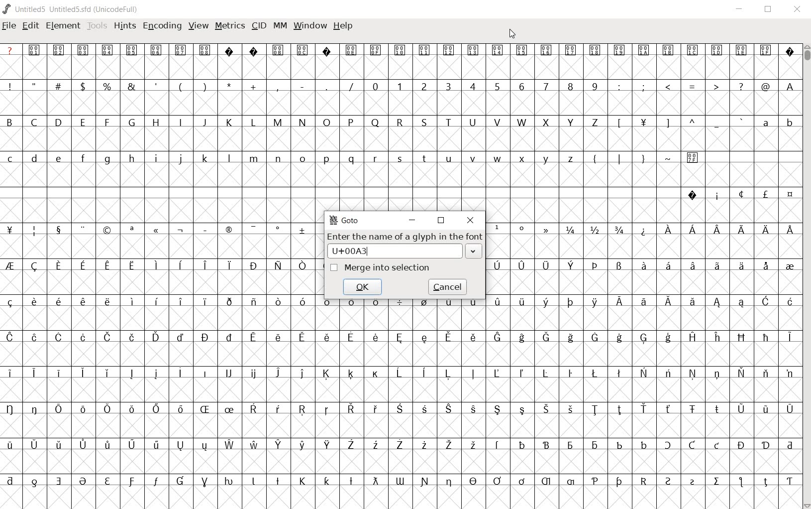 This screenshot has height=509, width=811. I want to click on Symbol, so click(375, 409).